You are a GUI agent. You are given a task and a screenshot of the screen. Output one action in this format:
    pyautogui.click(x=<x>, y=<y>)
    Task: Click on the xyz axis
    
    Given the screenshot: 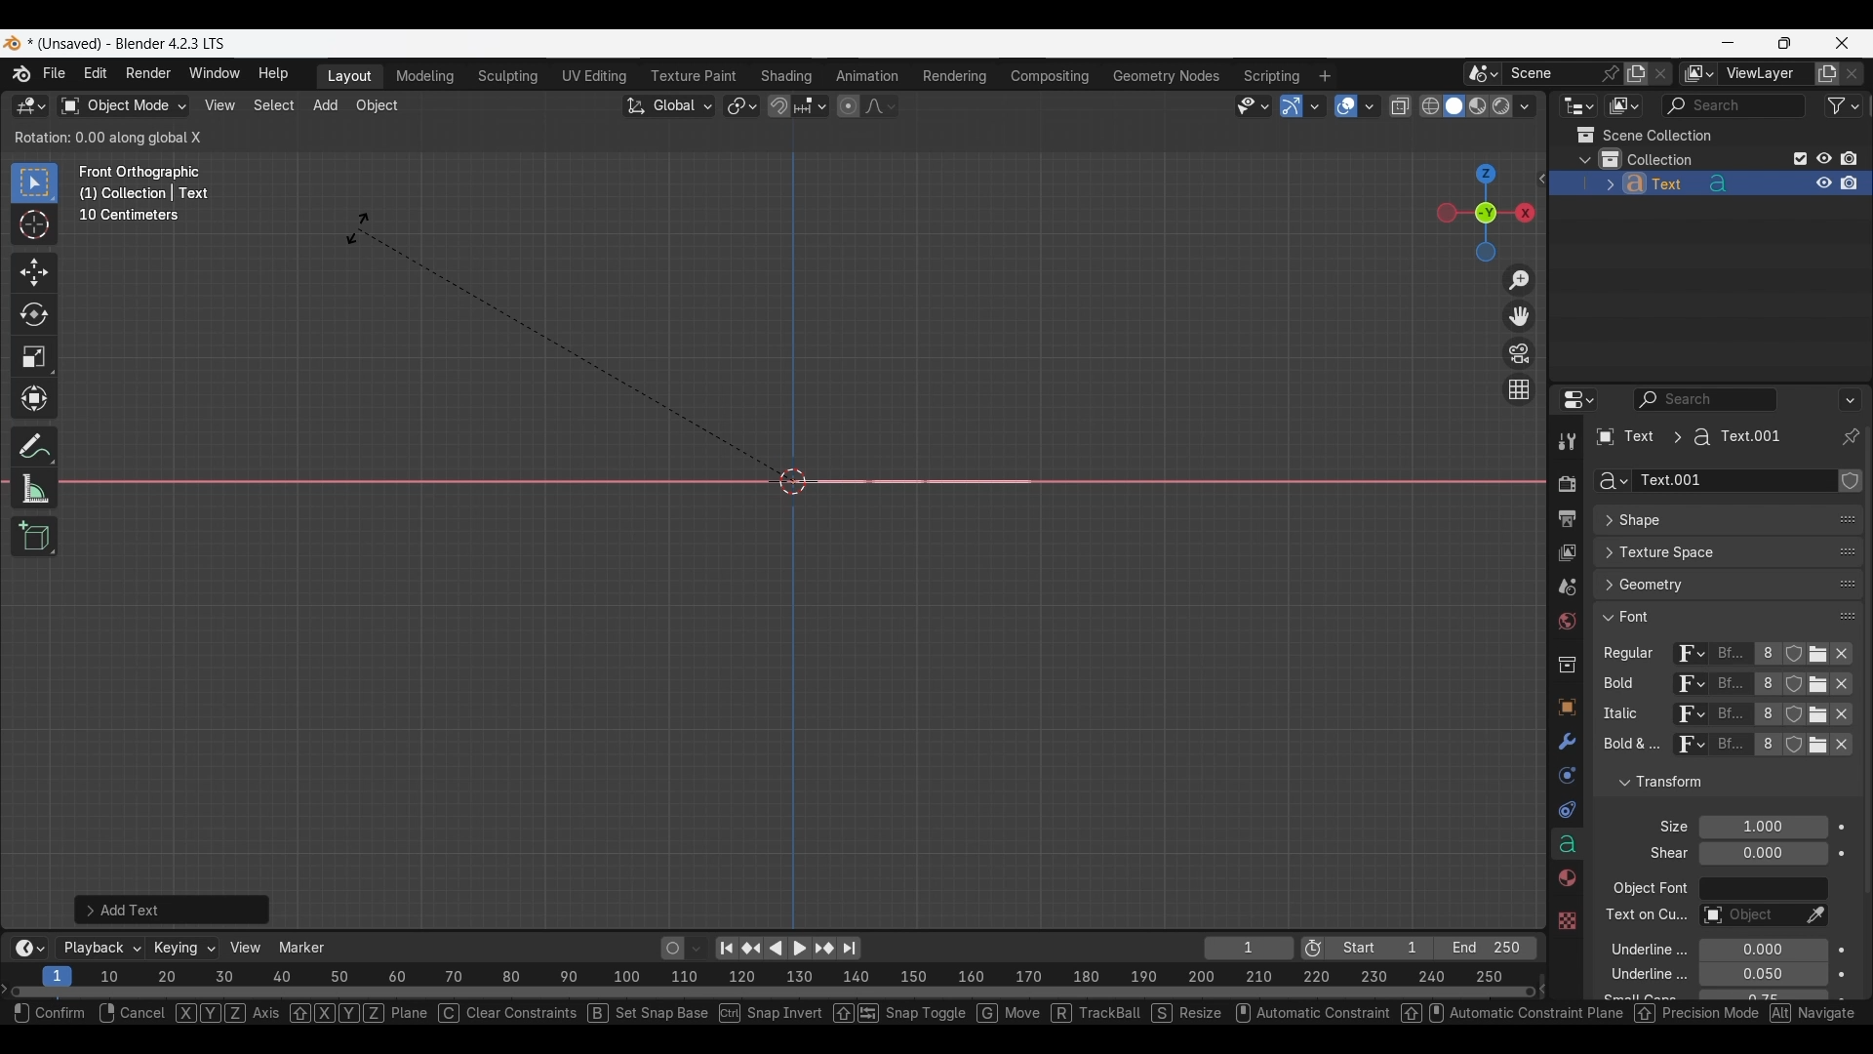 What is the action you would take?
    pyautogui.click(x=229, y=1015)
    